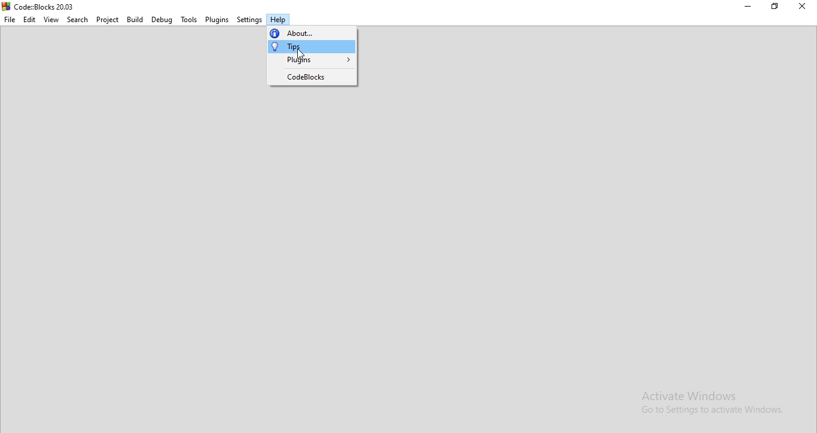 The height and width of the screenshot is (433, 817). I want to click on Settings , so click(248, 19).